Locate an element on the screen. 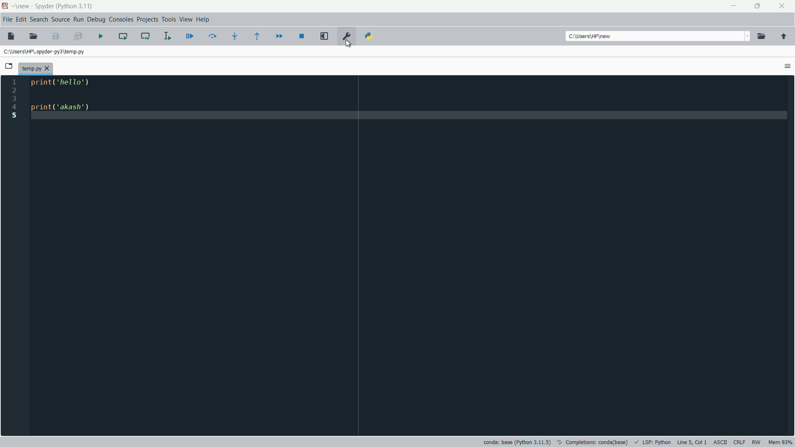 The height and width of the screenshot is (447, 795). file directory is located at coordinates (46, 51).